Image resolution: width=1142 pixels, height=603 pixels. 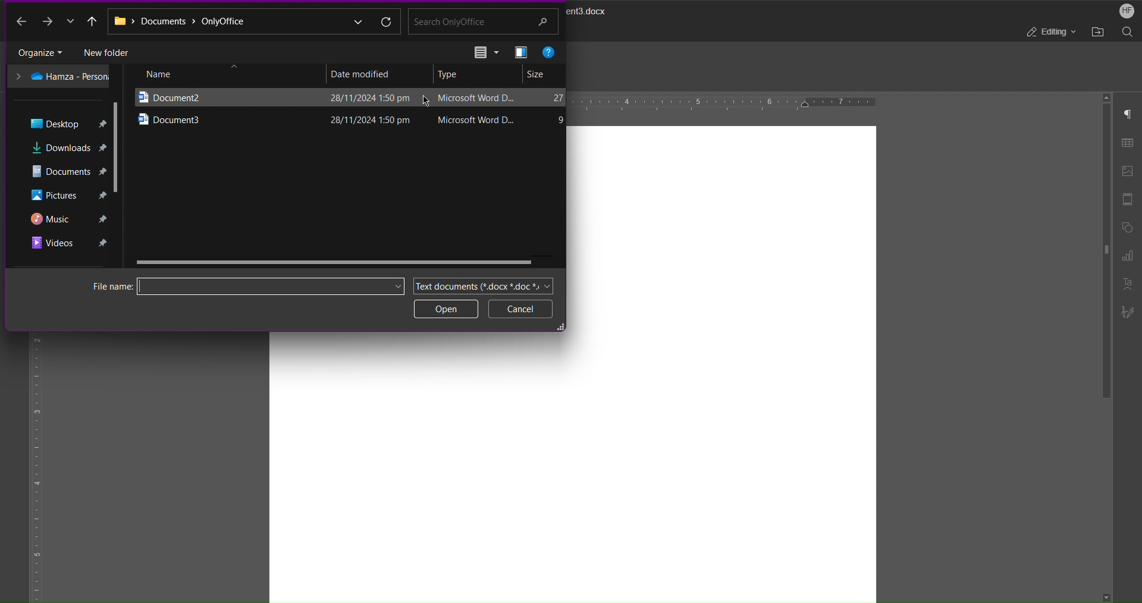 I want to click on Horizontal scroll bar, so click(x=340, y=260).